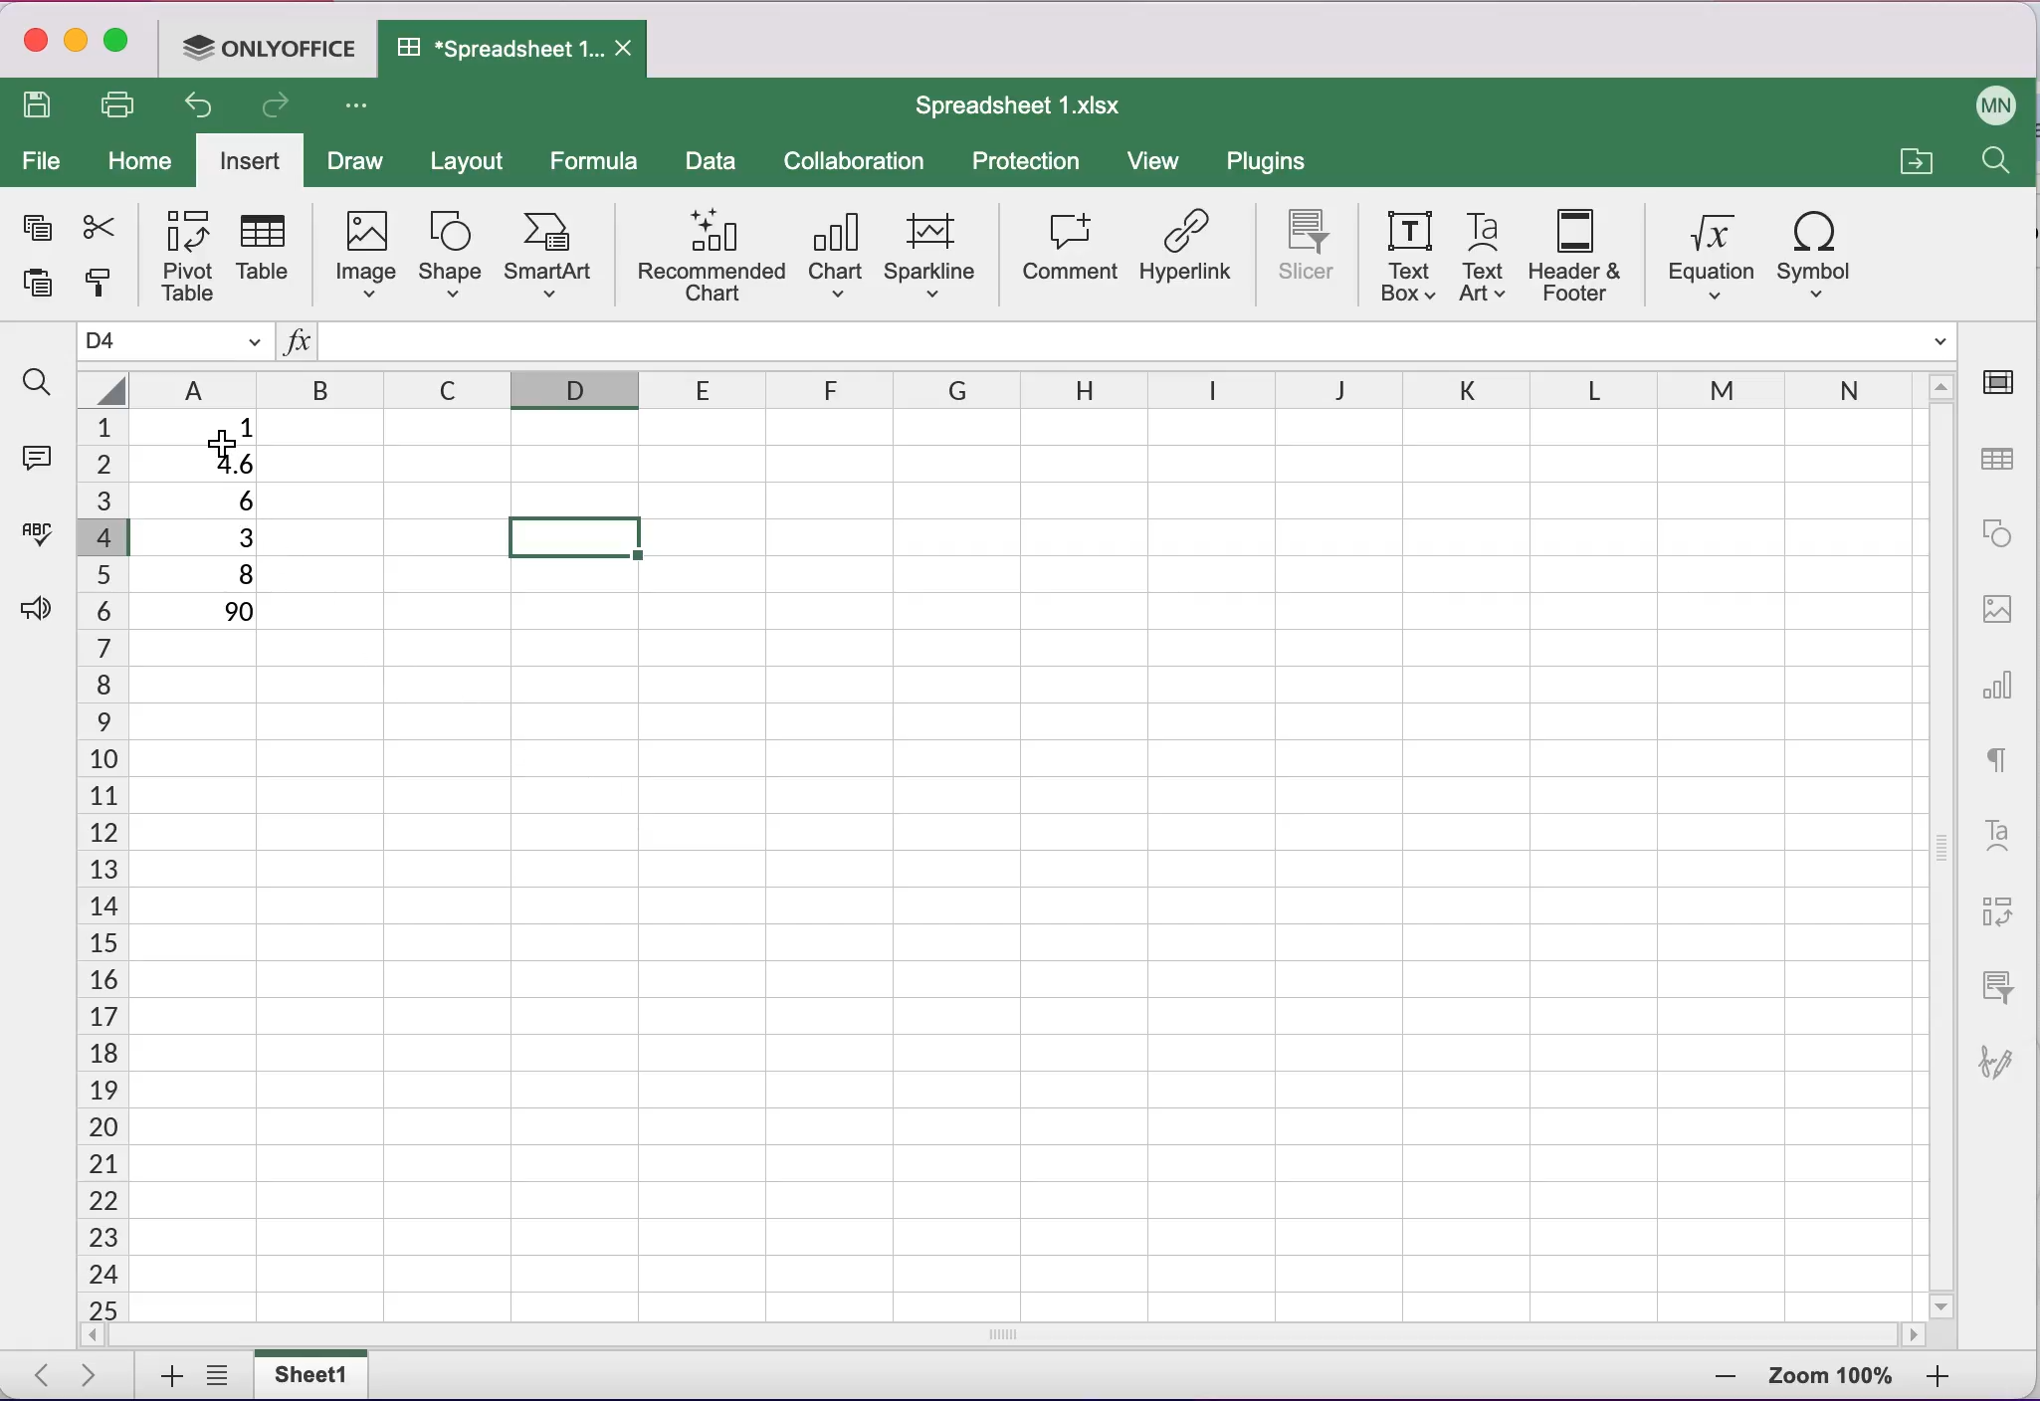 The width and height of the screenshot is (2040, 1401). Describe the element at coordinates (1989, 103) in the screenshot. I see `User name` at that location.